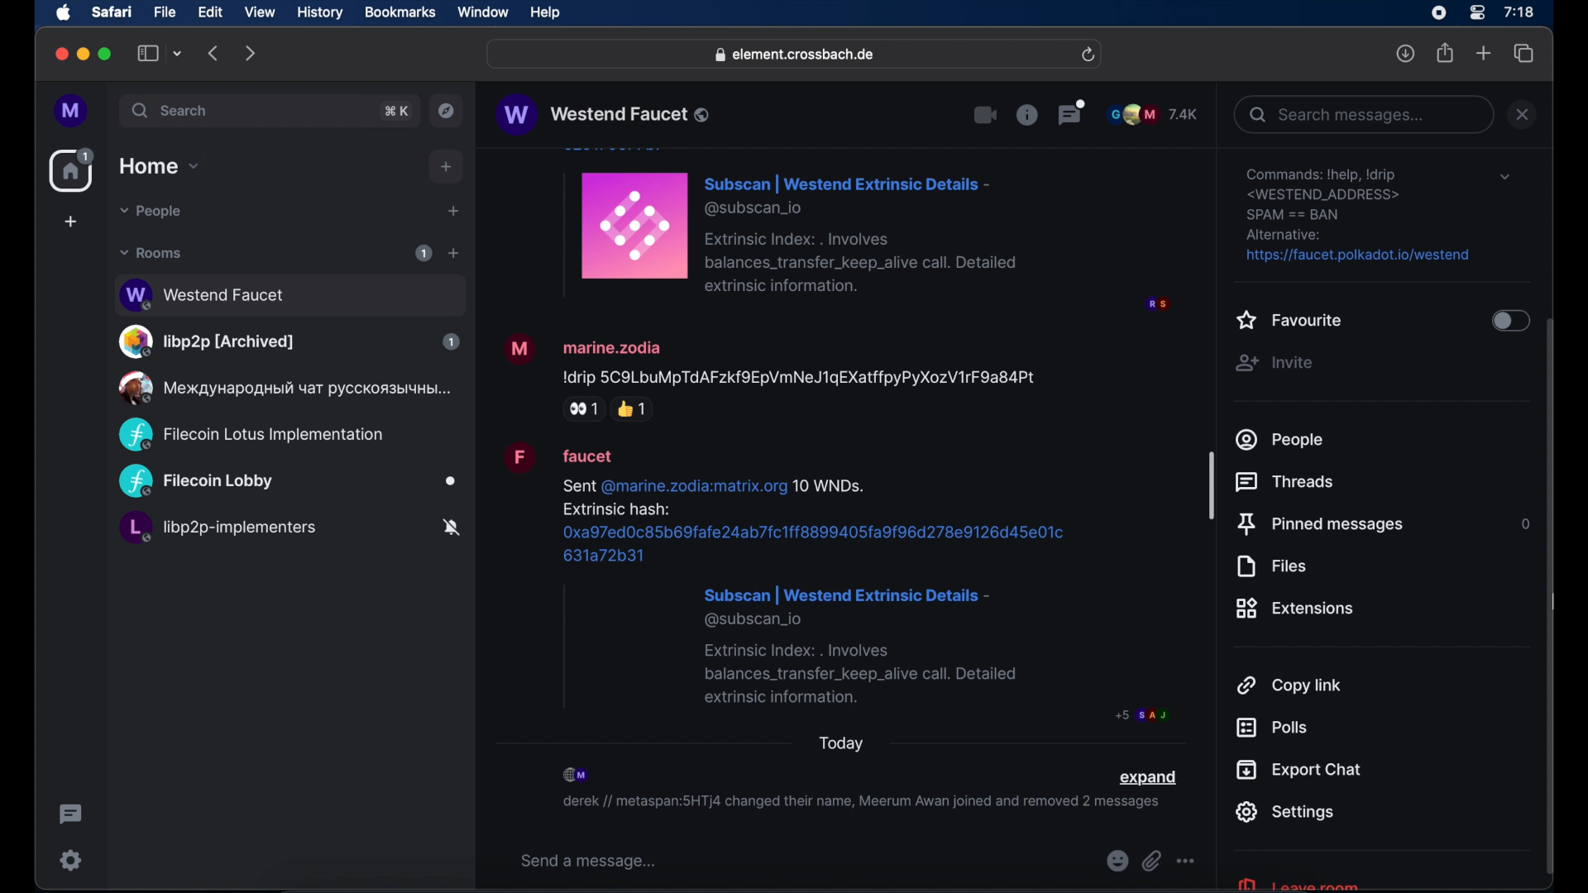 The width and height of the screenshot is (1588, 893). I want to click on message, so click(863, 231).